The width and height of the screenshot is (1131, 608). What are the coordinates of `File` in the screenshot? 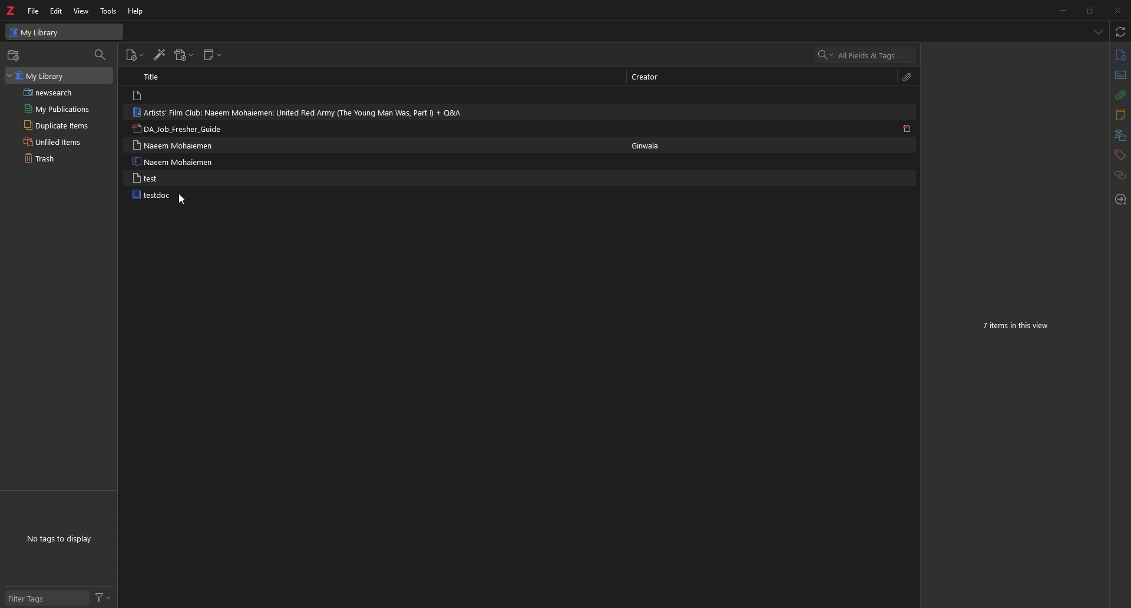 It's located at (137, 95).